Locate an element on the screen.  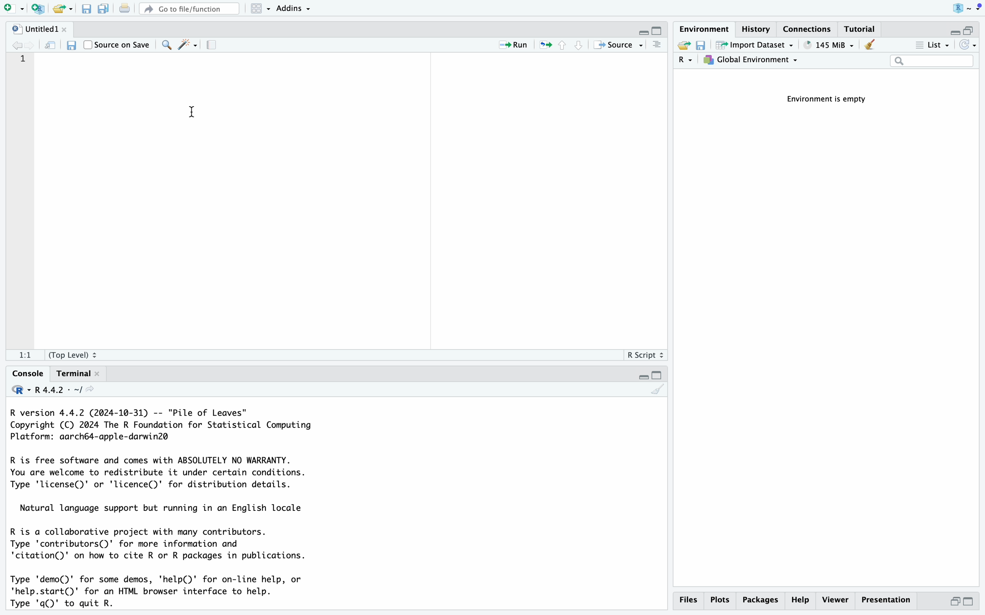
presentation is located at coordinates (890, 602).